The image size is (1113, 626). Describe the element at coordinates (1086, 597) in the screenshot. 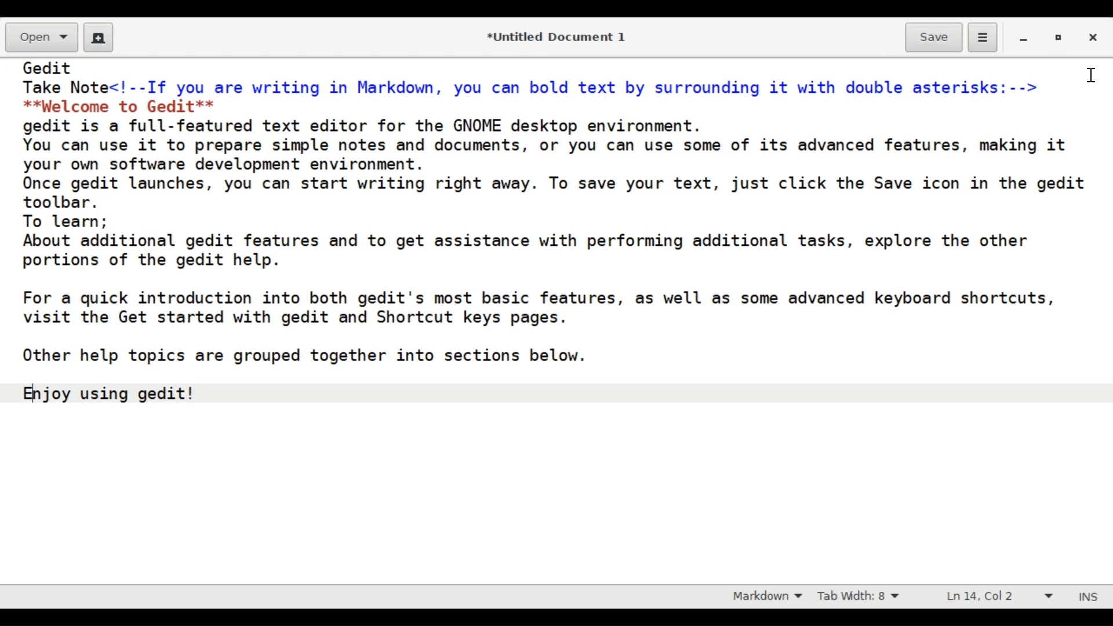

I see `Insert` at that location.